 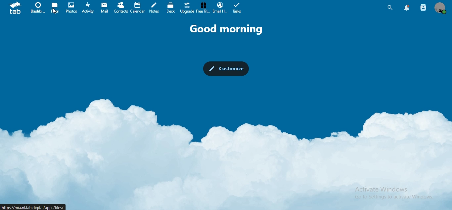 What do you see at coordinates (120, 8) in the screenshot?
I see `contacts` at bounding box center [120, 8].